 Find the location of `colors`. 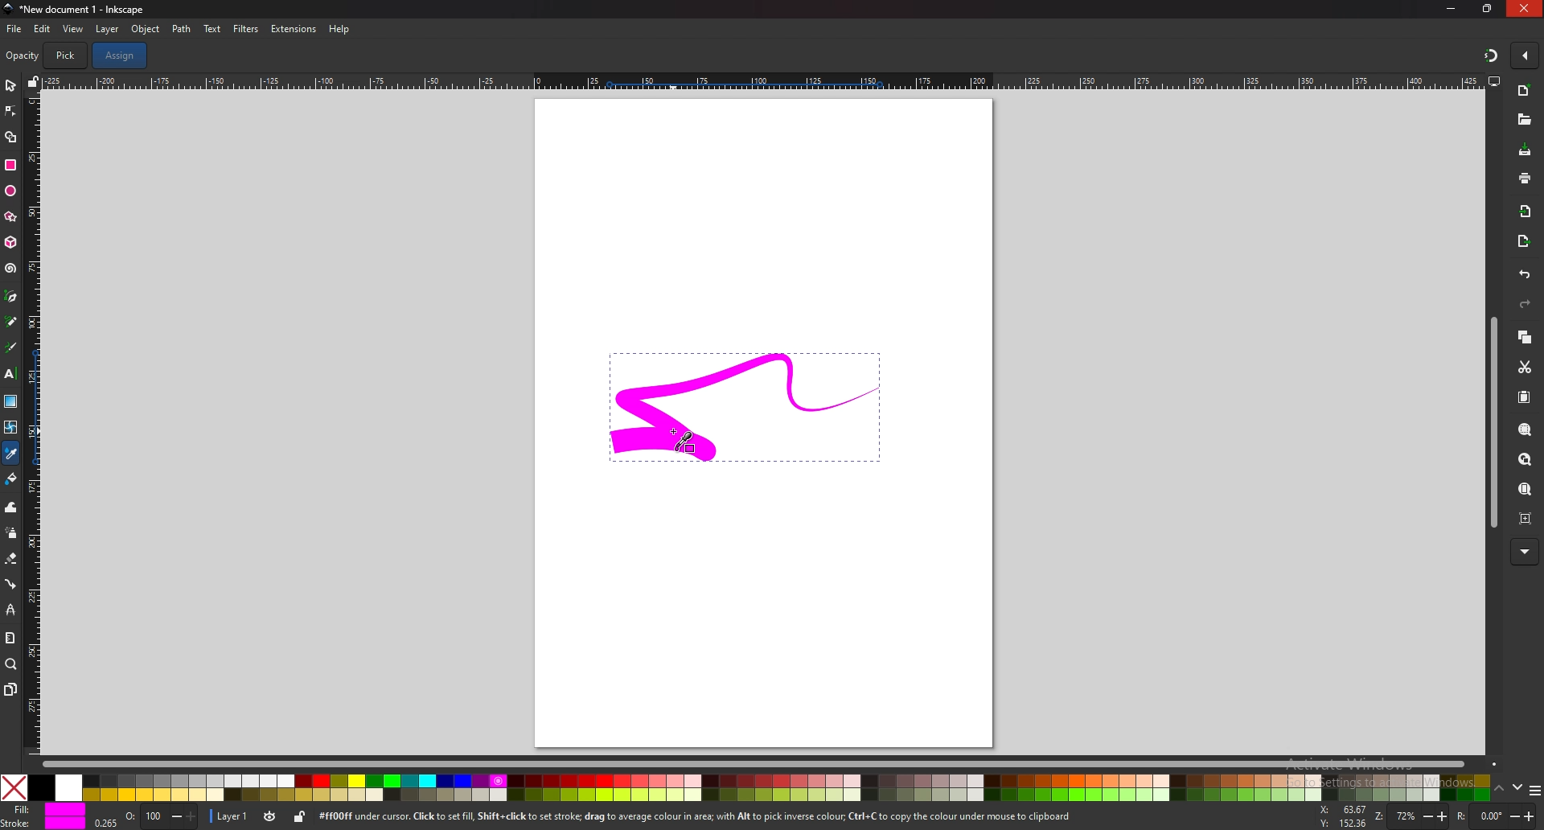

colors is located at coordinates (745, 787).